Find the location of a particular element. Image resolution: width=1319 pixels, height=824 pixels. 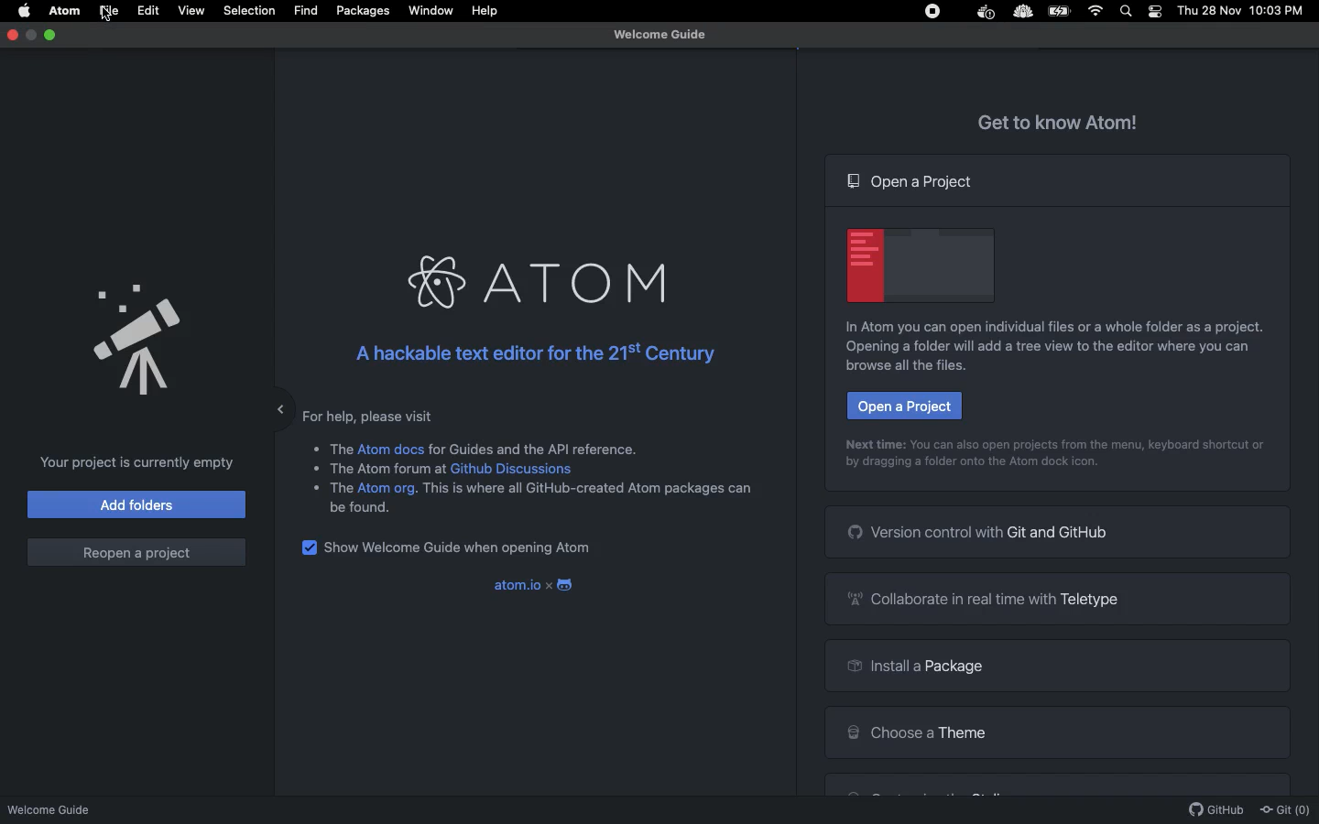

Reopen a project is located at coordinates (136, 552).